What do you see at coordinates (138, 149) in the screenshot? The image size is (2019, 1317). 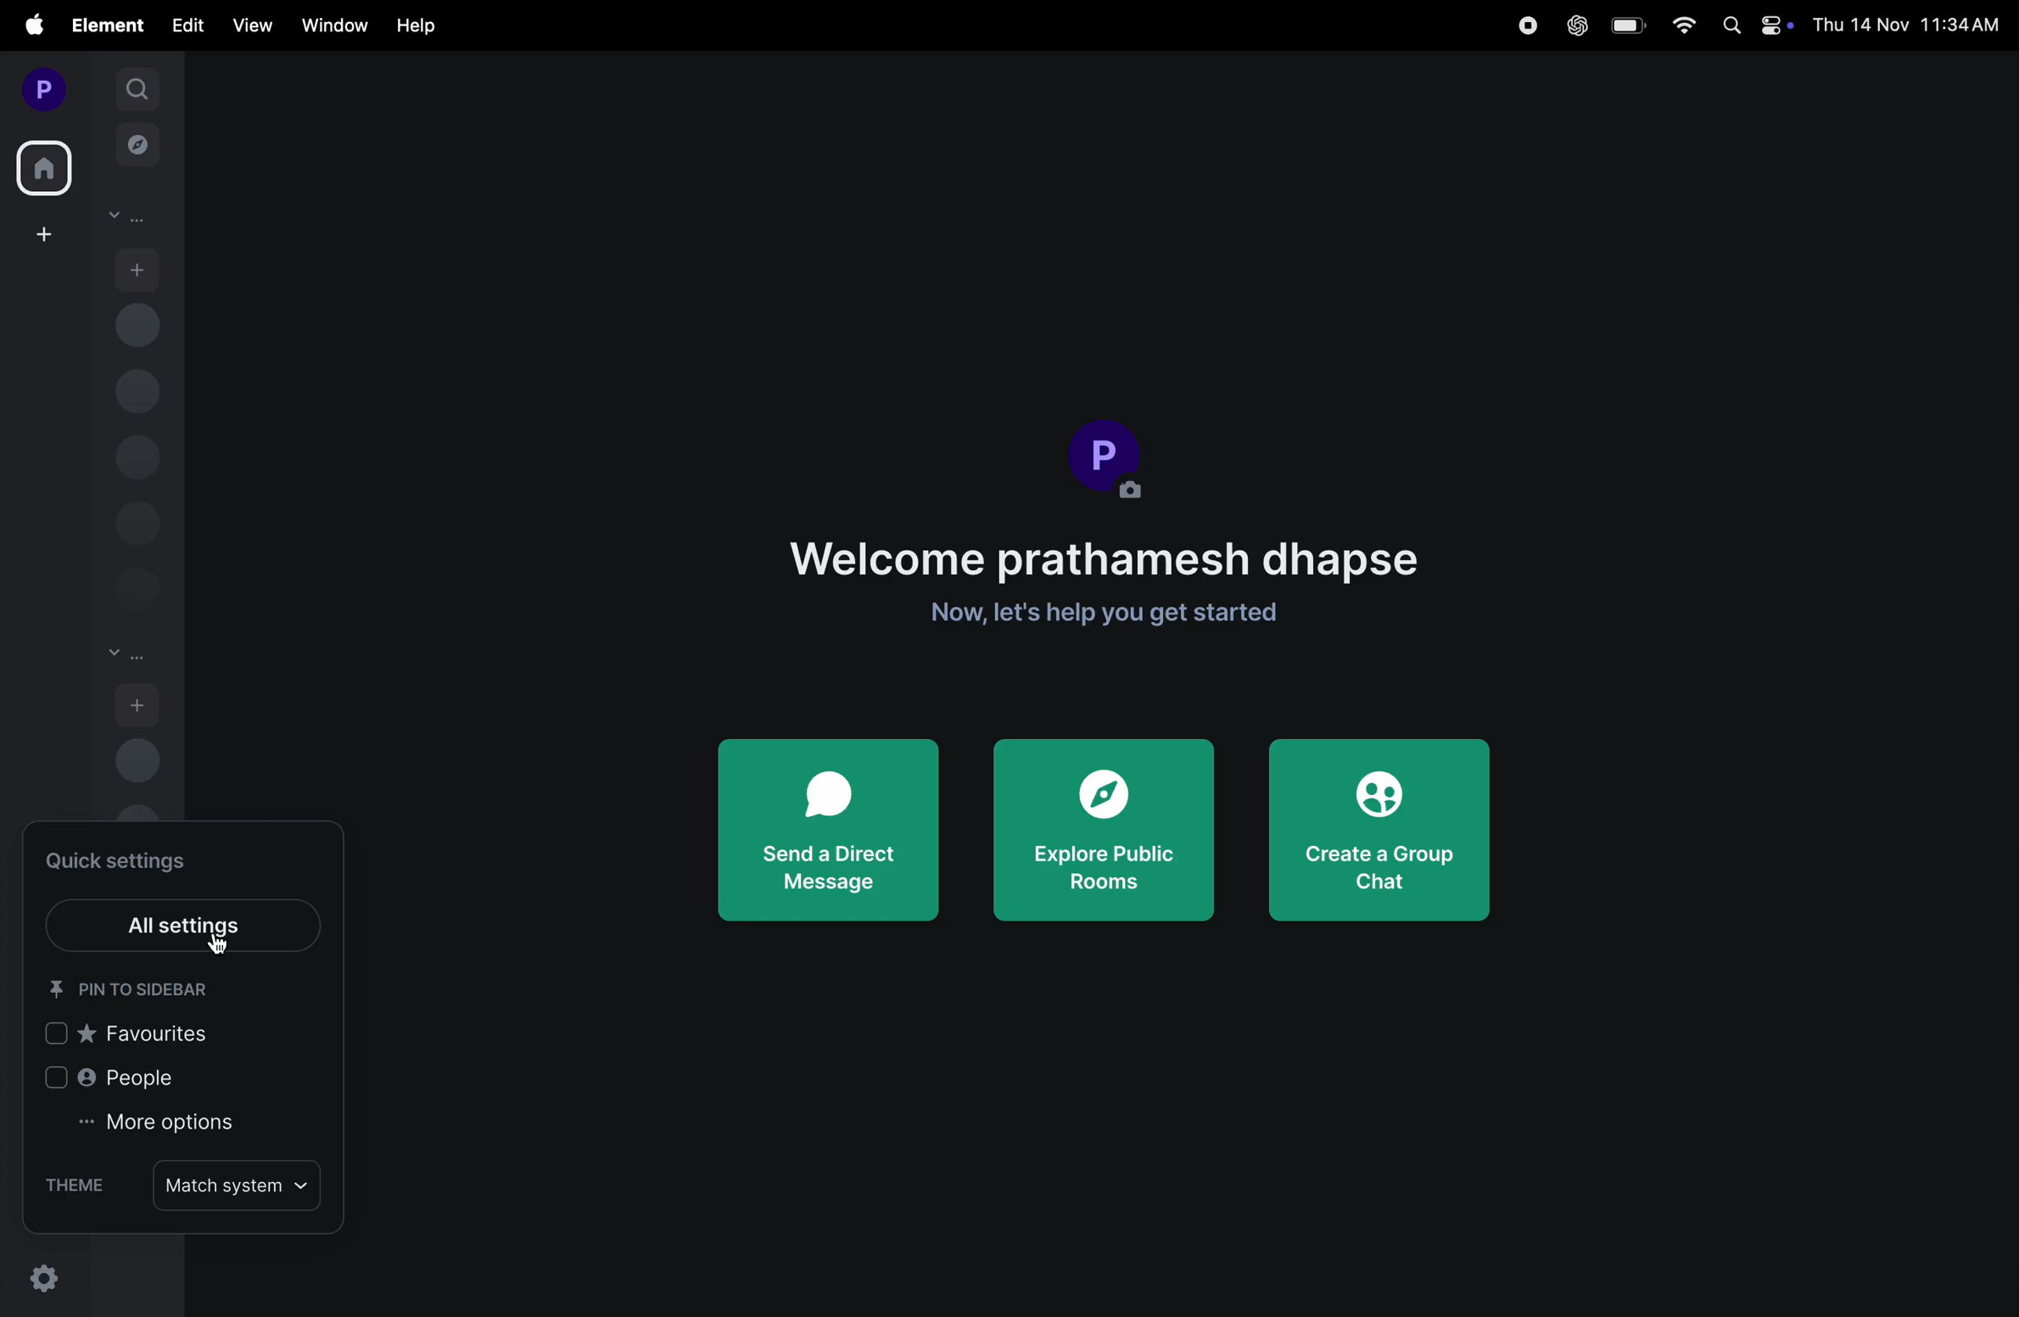 I see `explore rooms` at bounding box center [138, 149].